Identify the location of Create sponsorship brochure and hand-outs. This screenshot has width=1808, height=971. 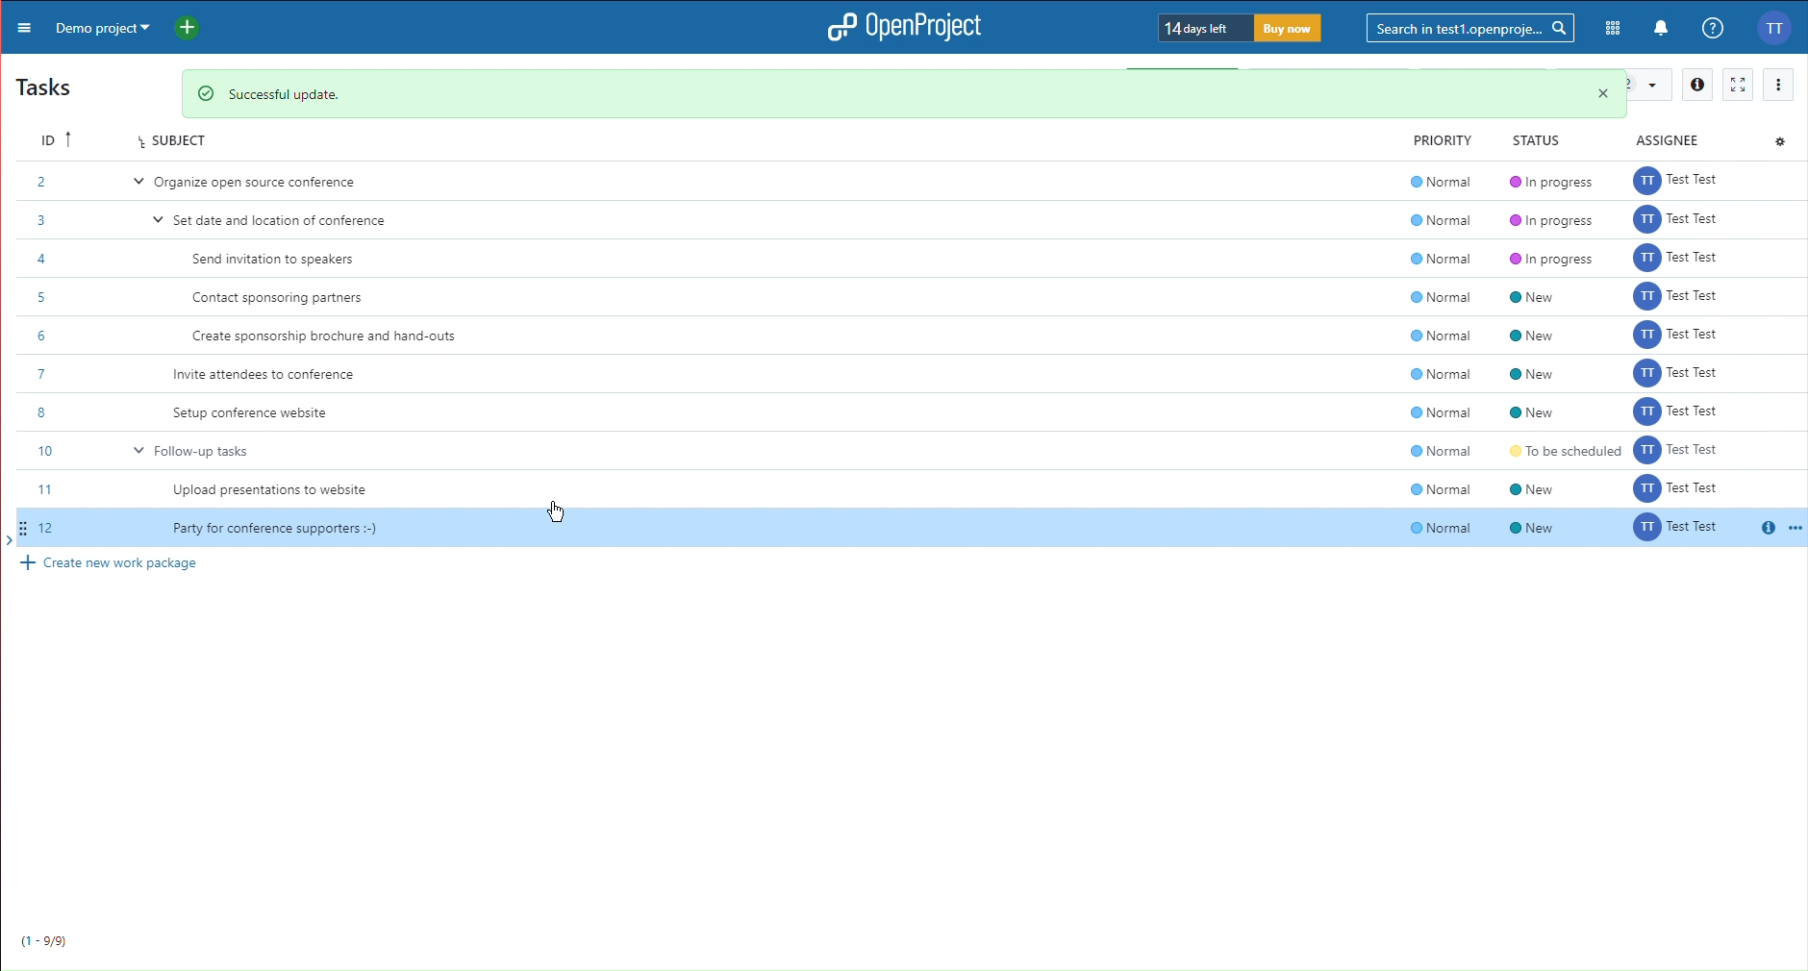
(325, 335).